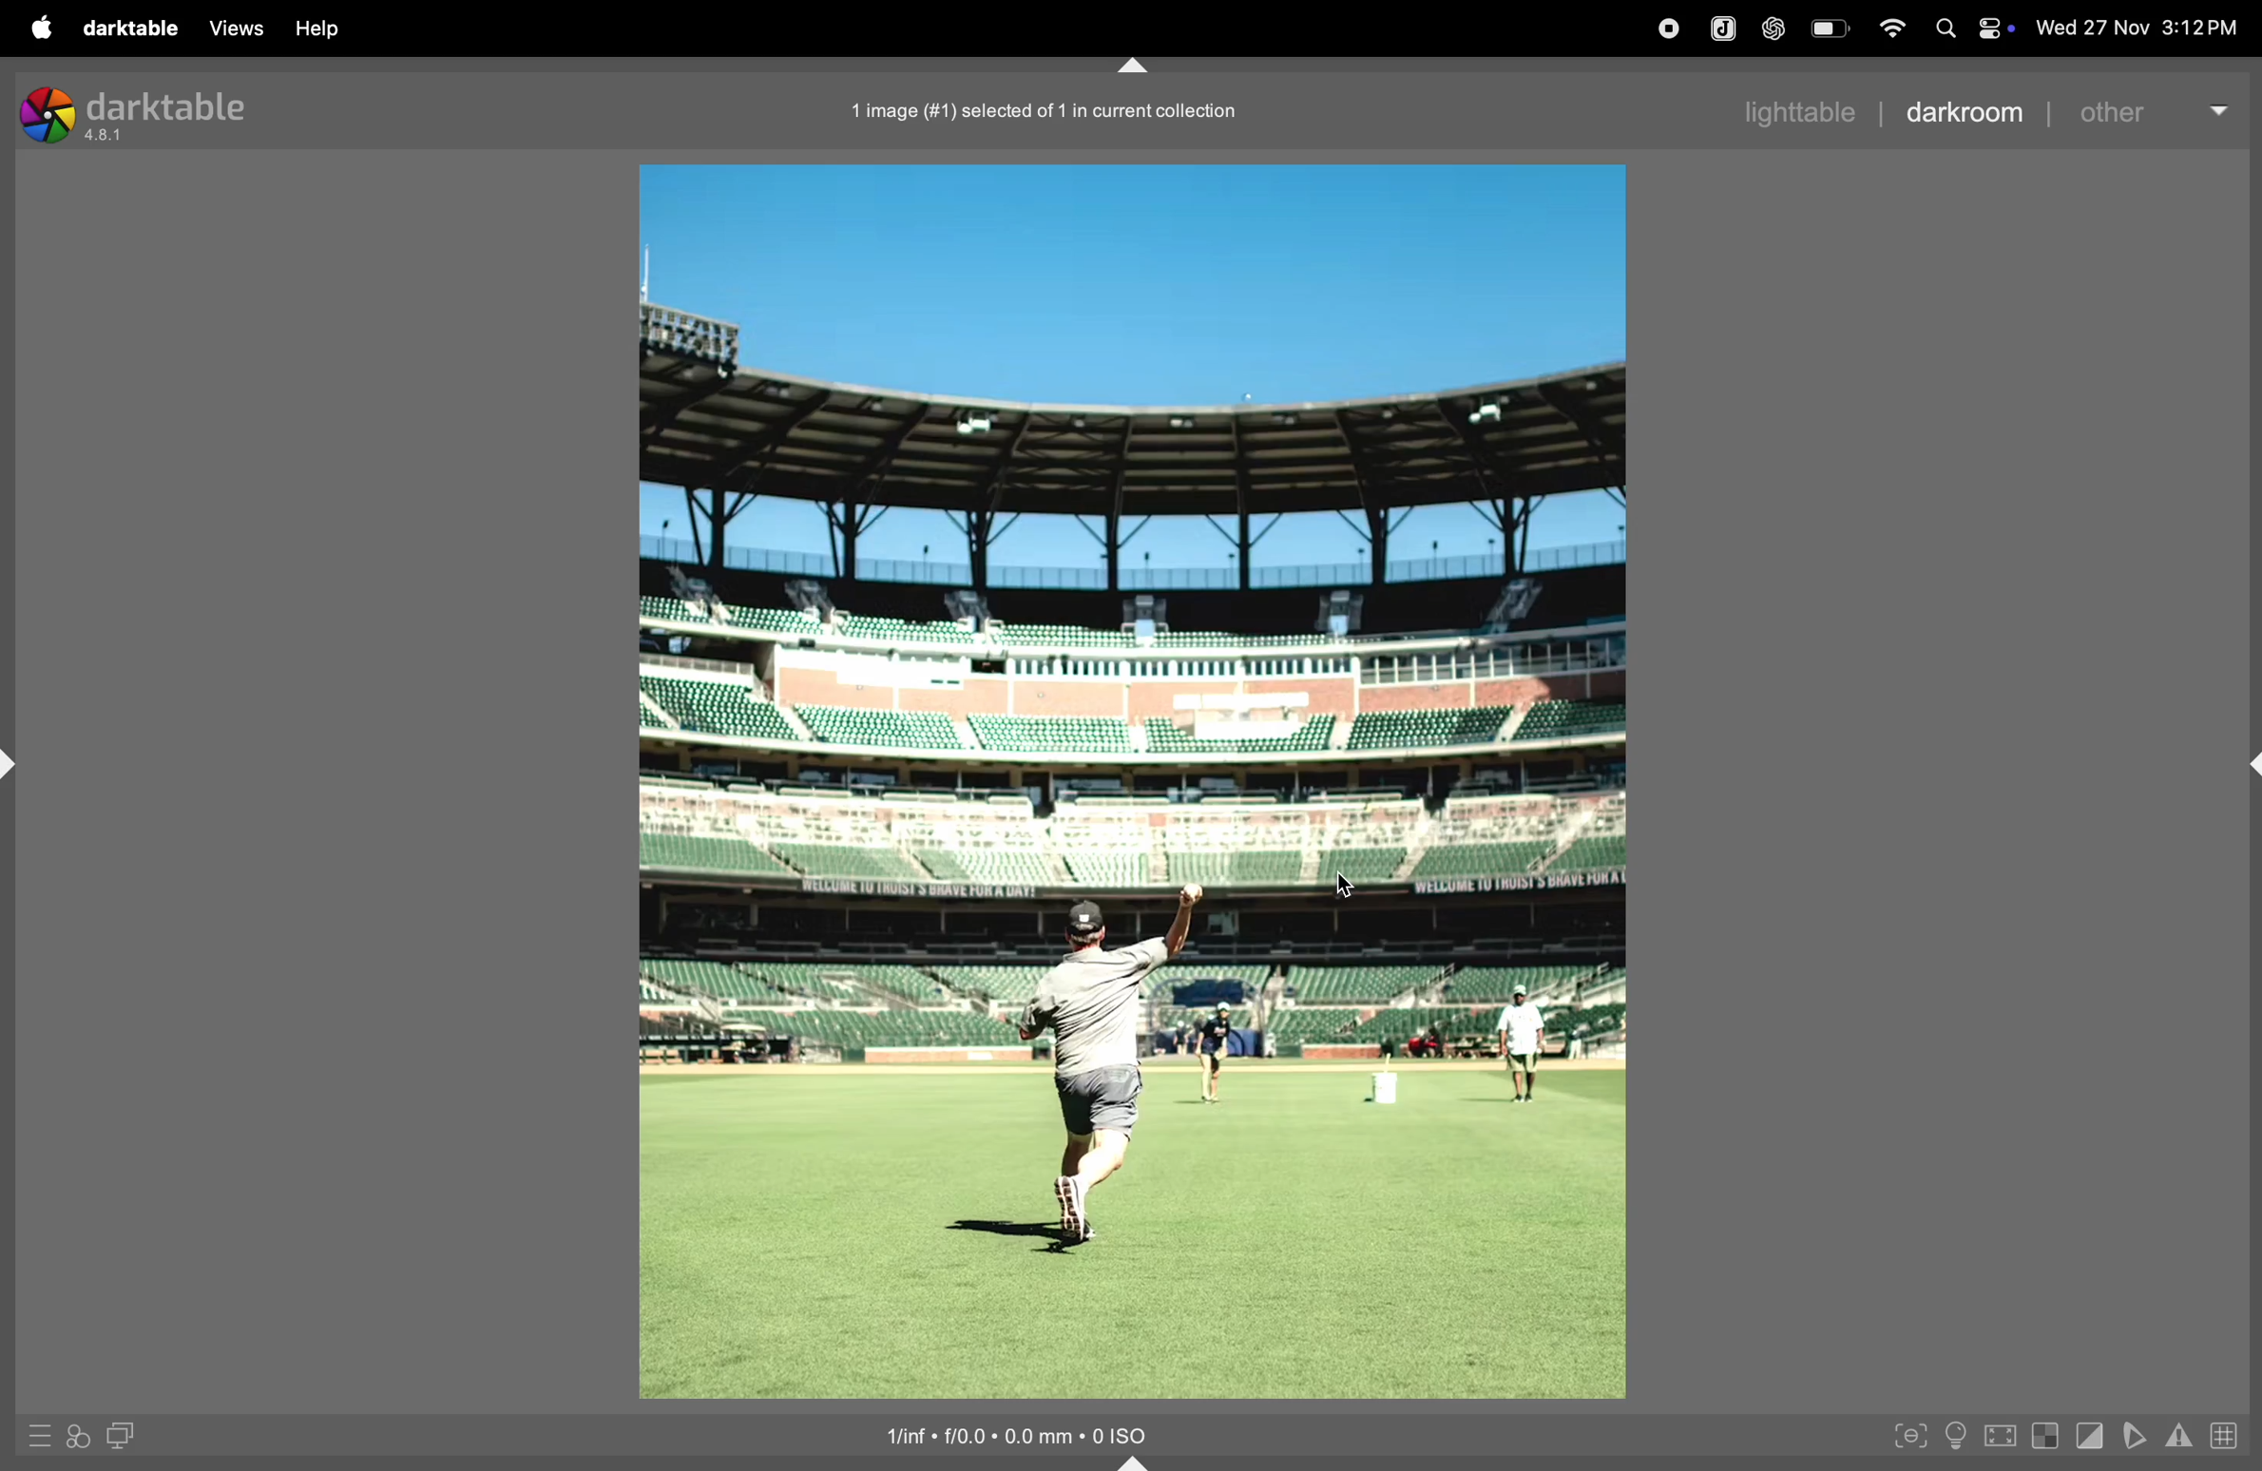  What do you see at coordinates (1892, 27) in the screenshot?
I see `wifi` at bounding box center [1892, 27].